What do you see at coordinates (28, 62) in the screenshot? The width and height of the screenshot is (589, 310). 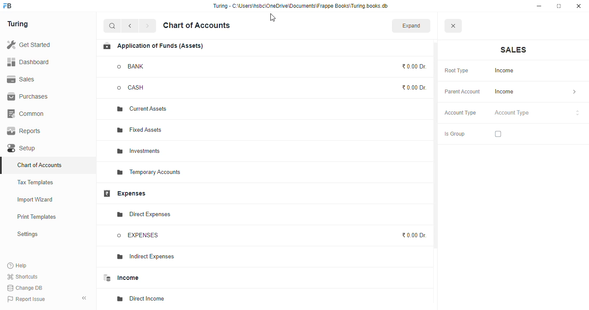 I see `dashboard` at bounding box center [28, 62].